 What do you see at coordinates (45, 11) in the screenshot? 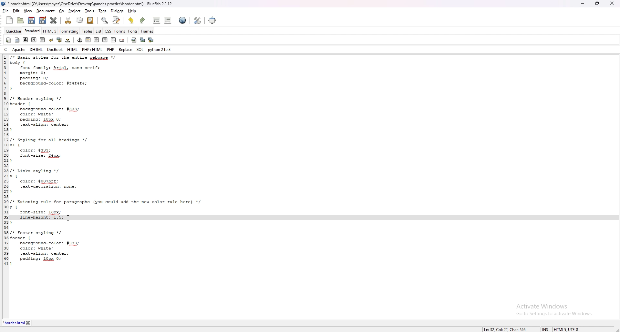
I see `document` at bounding box center [45, 11].